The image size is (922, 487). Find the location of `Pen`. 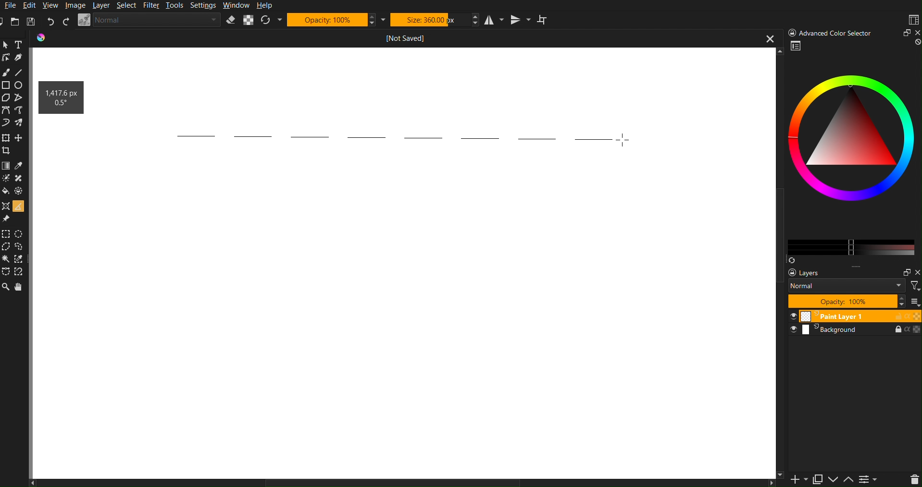

Pen is located at coordinates (20, 57).